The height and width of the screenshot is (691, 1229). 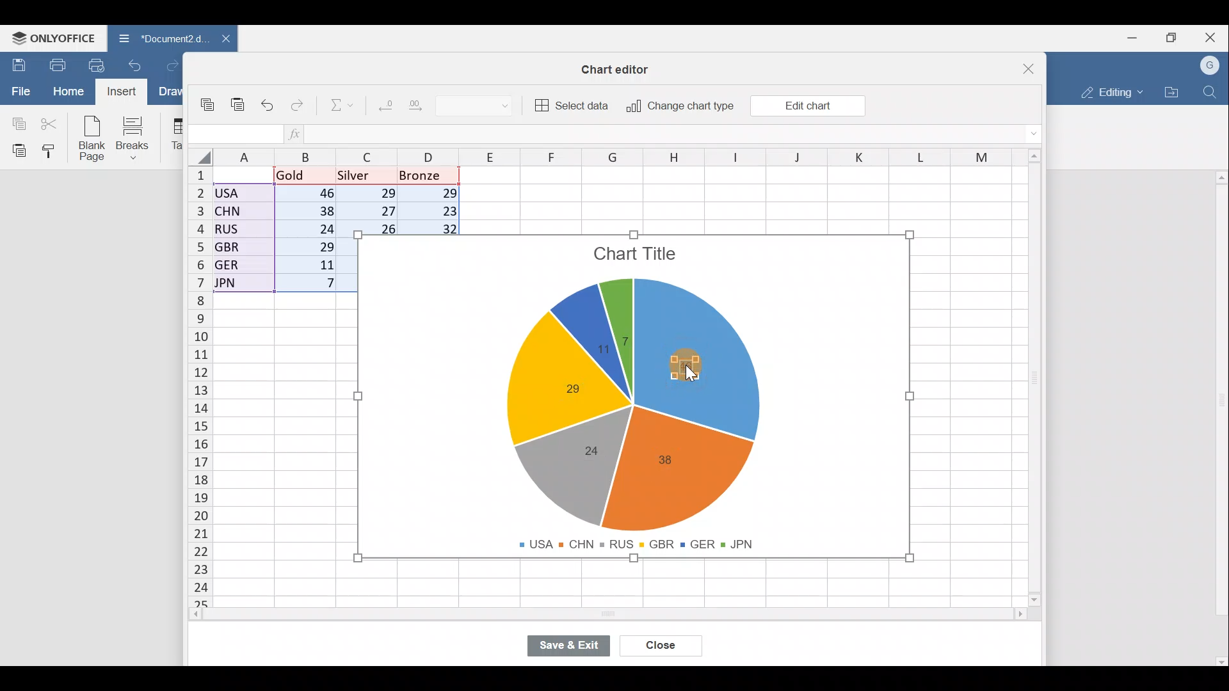 What do you see at coordinates (627, 615) in the screenshot?
I see `Scroll bar` at bounding box center [627, 615].